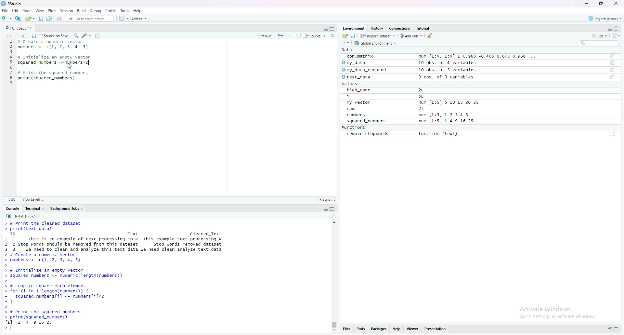 This screenshot has width=624, height=335. I want to click on RStudio, so click(12, 4).